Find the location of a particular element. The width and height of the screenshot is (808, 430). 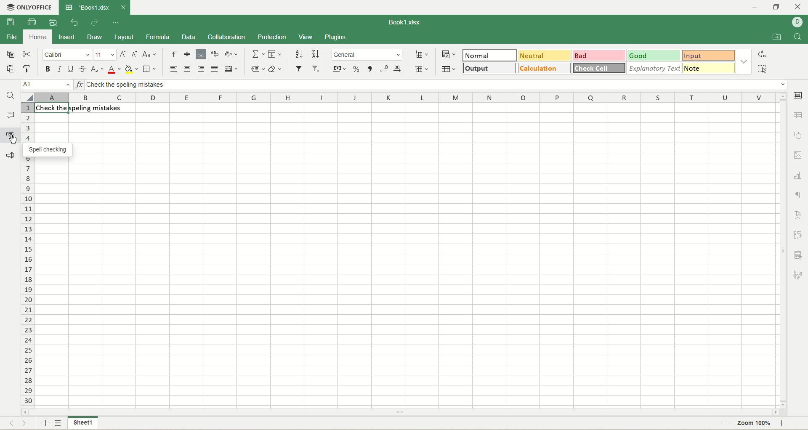

home is located at coordinates (37, 38).